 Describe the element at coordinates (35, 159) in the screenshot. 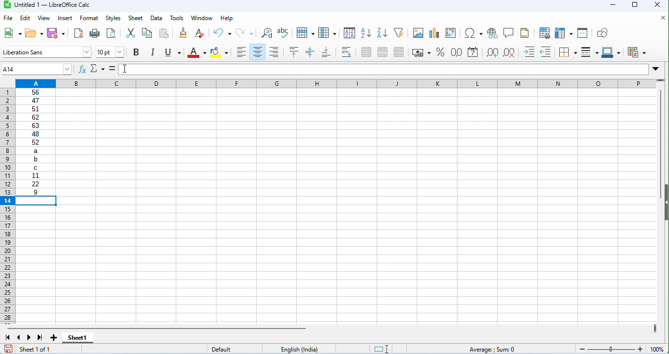

I see `b` at that location.